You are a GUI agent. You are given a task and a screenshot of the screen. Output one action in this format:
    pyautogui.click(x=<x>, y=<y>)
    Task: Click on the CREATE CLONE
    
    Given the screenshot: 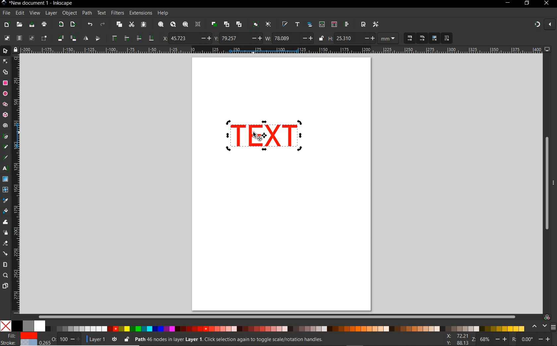 What is the action you would take?
    pyautogui.click(x=226, y=24)
    